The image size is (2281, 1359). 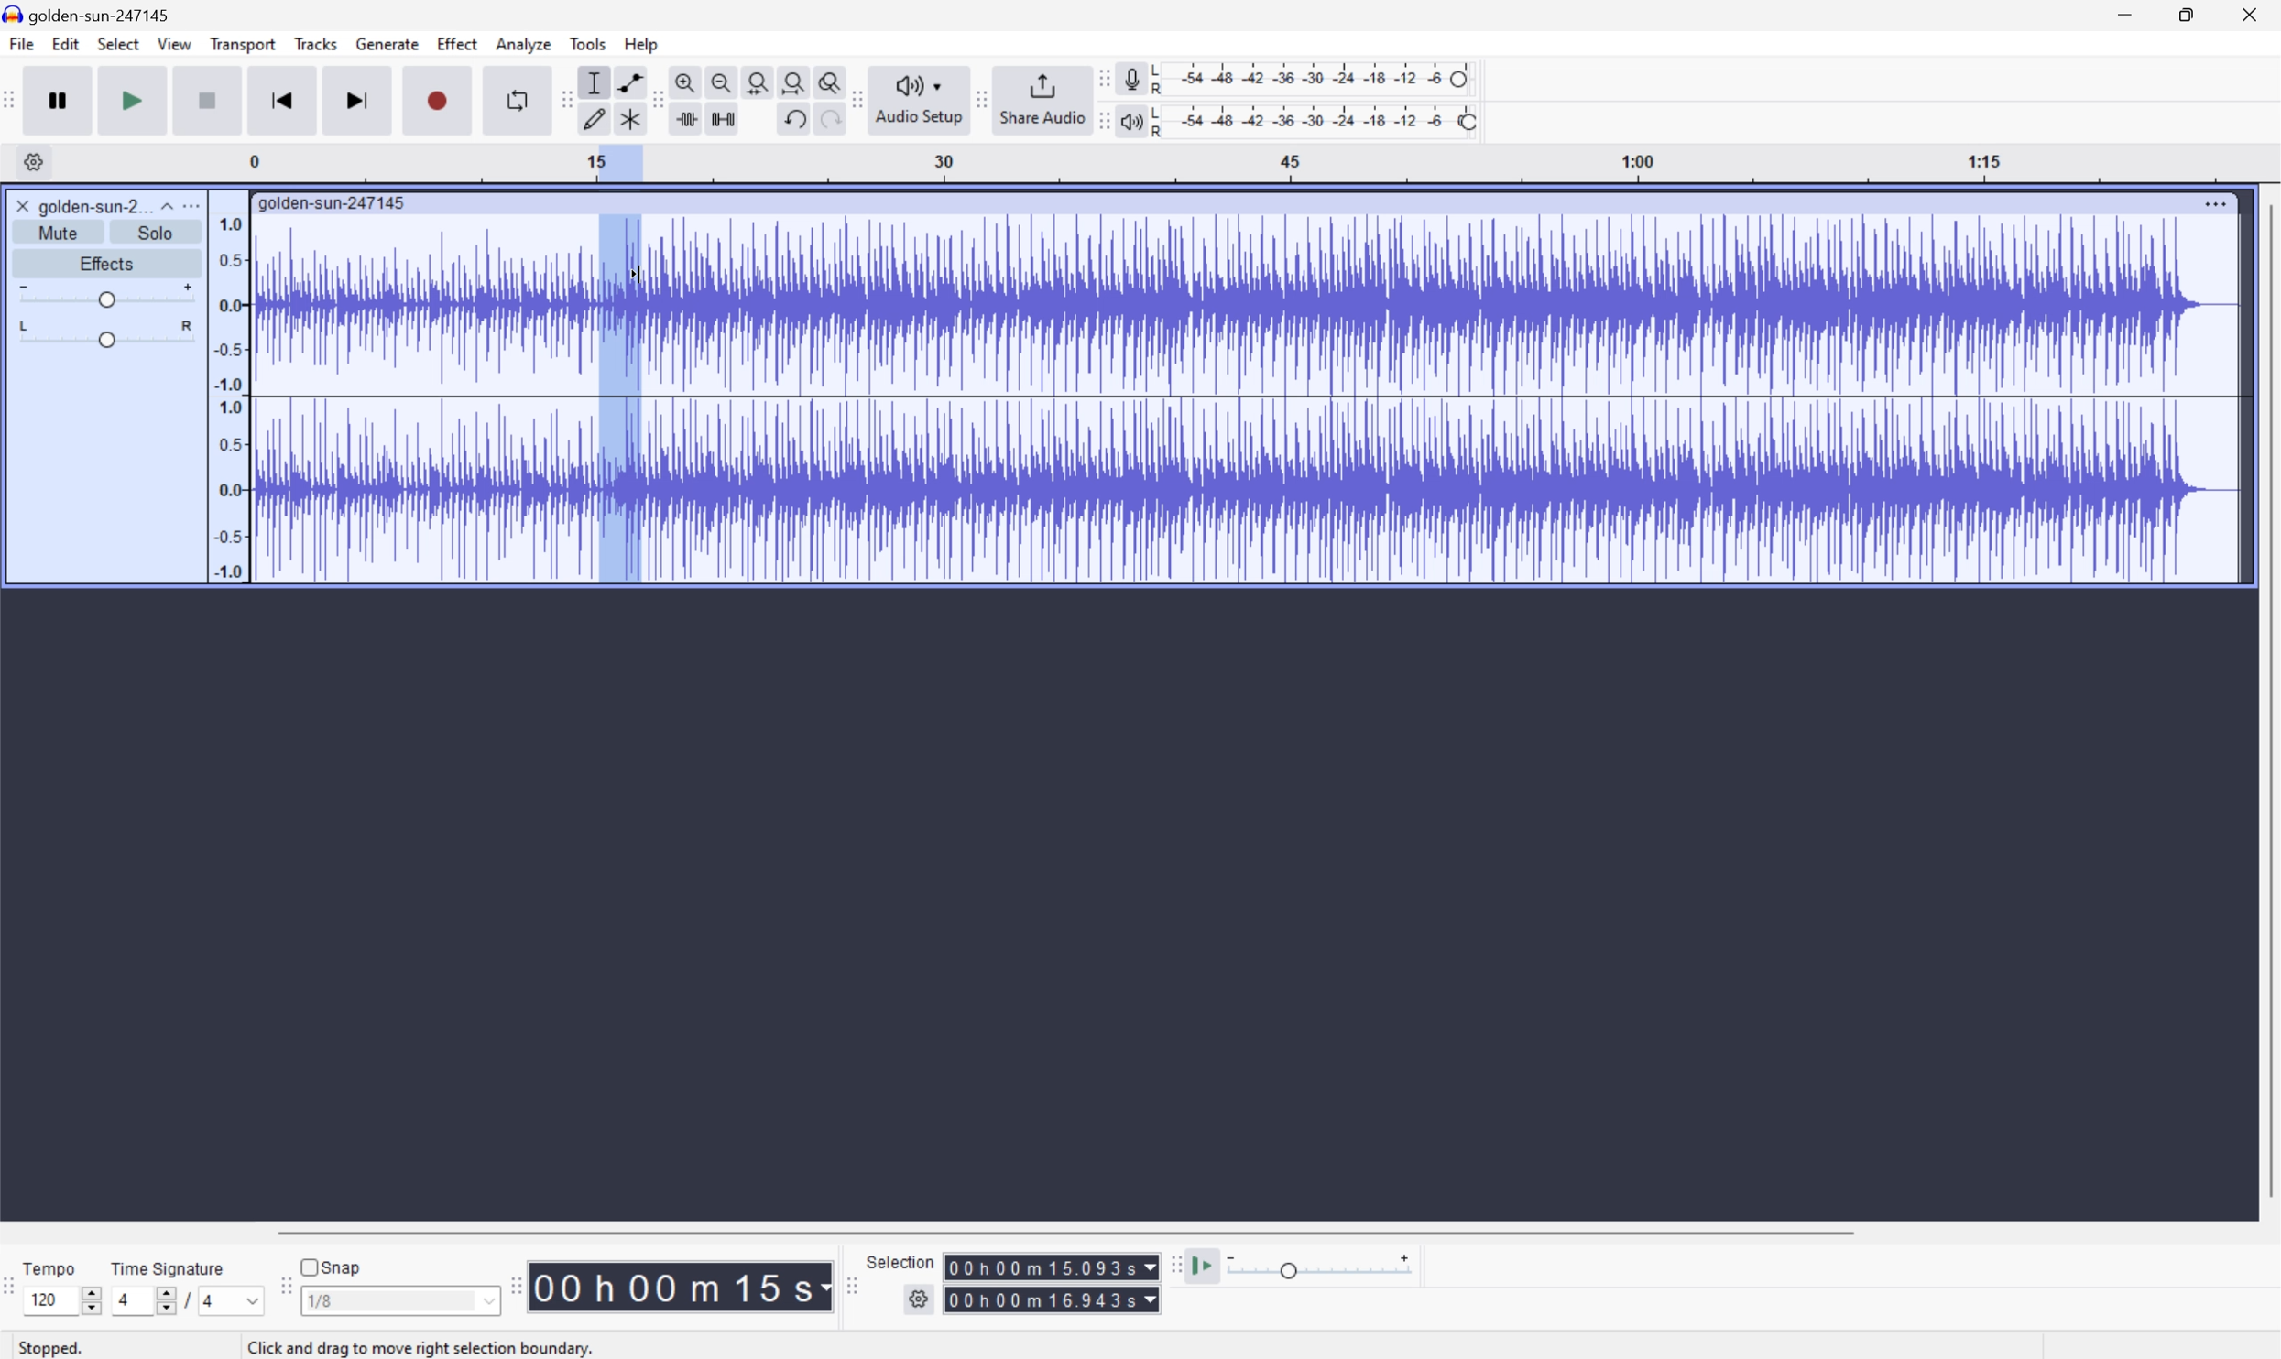 What do you see at coordinates (827, 125) in the screenshot?
I see `Redo` at bounding box center [827, 125].